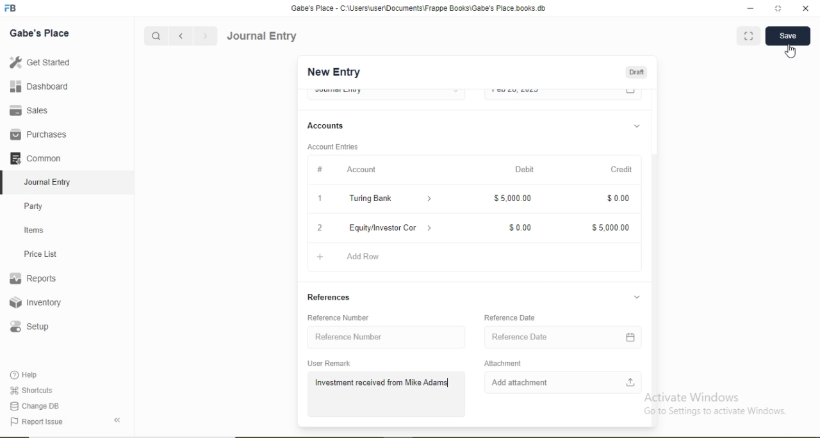  Describe the element at coordinates (430, 228) in the screenshot. I see `Dropdown` at that location.